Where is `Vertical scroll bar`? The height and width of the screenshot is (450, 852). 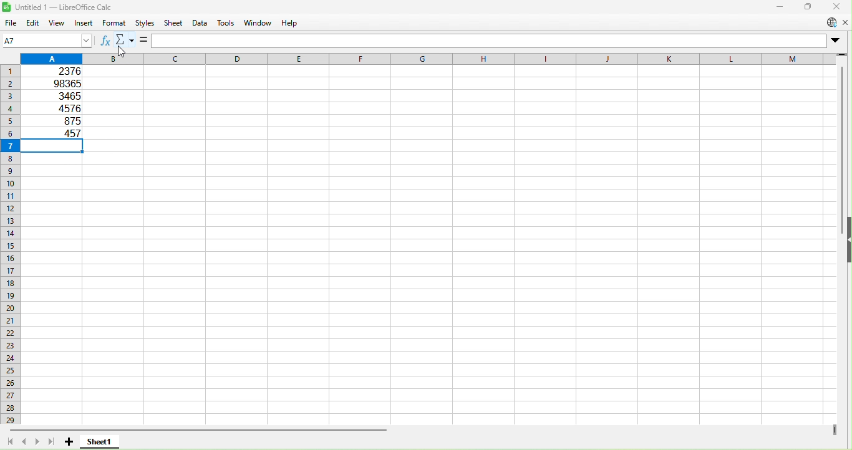
Vertical scroll bar is located at coordinates (843, 347).